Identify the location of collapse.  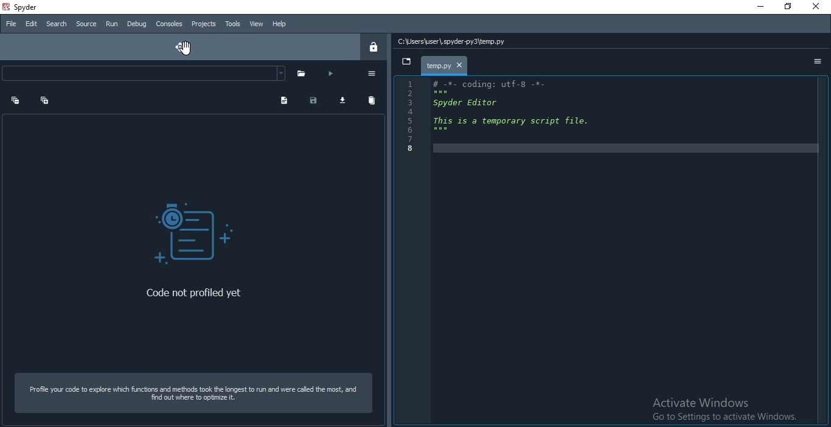
(46, 99).